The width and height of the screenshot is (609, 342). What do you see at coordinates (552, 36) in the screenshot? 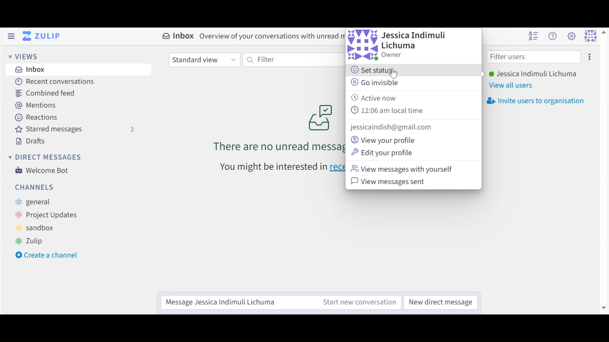
I see `Help` at bounding box center [552, 36].